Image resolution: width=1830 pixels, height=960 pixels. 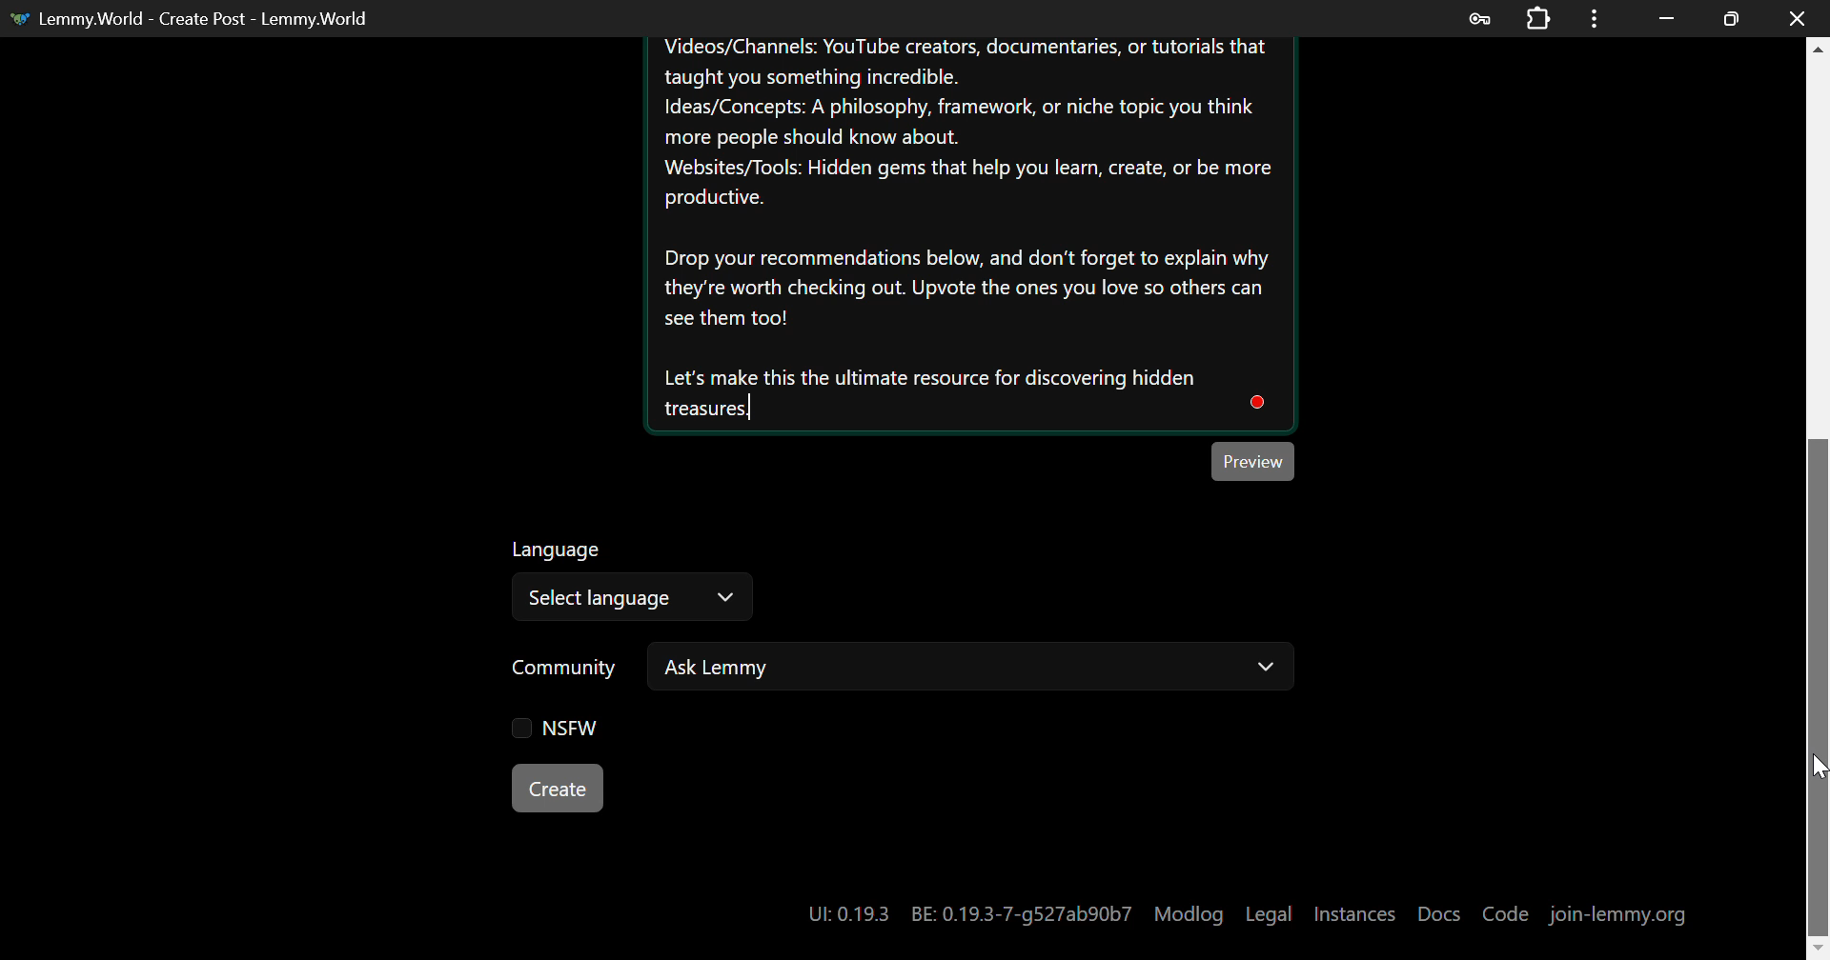 What do you see at coordinates (1506, 914) in the screenshot?
I see `Code` at bounding box center [1506, 914].